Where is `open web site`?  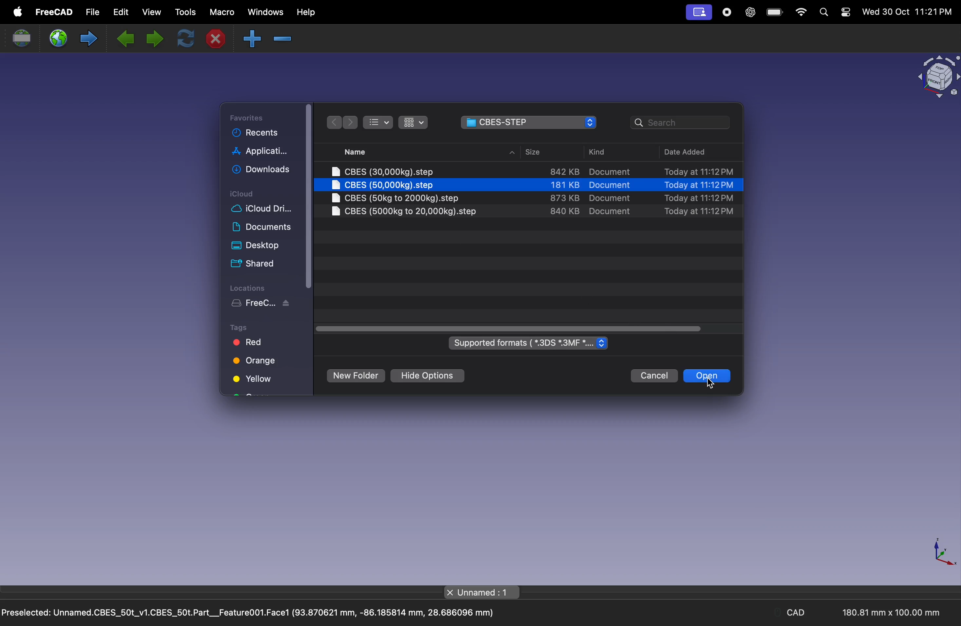
open web site is located at coordinates (58, 38).